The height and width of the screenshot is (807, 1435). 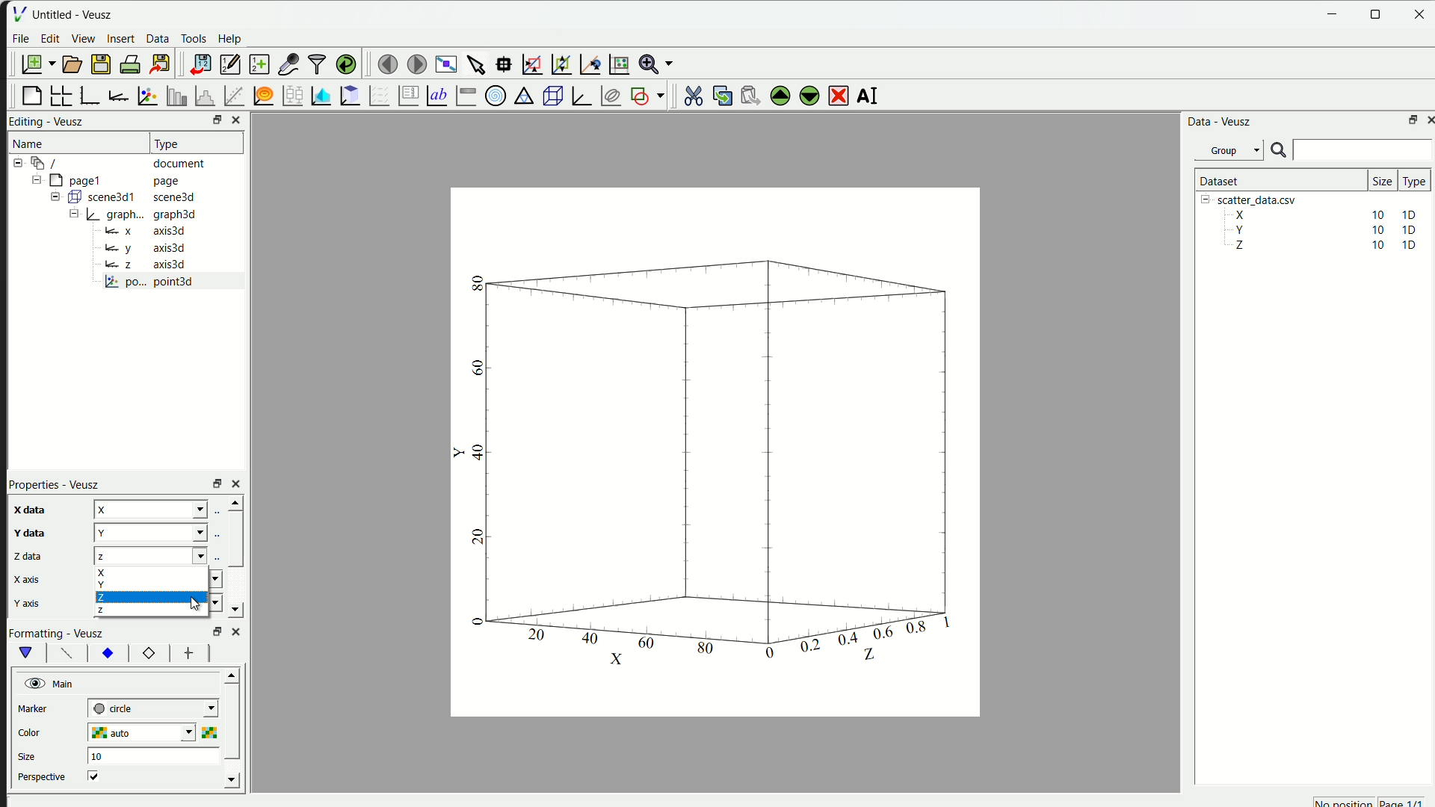 I want to click on draw rectangle to zoom axes, so click(x=532, y=62).